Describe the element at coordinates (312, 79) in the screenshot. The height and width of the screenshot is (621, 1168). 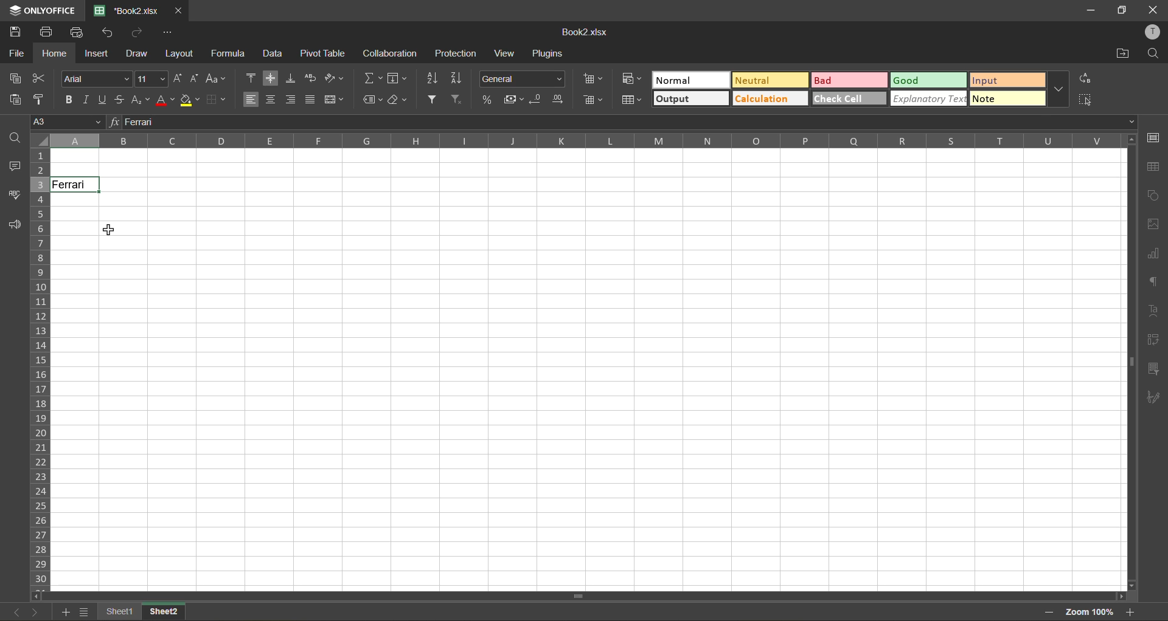
I see `wrap` at that location.